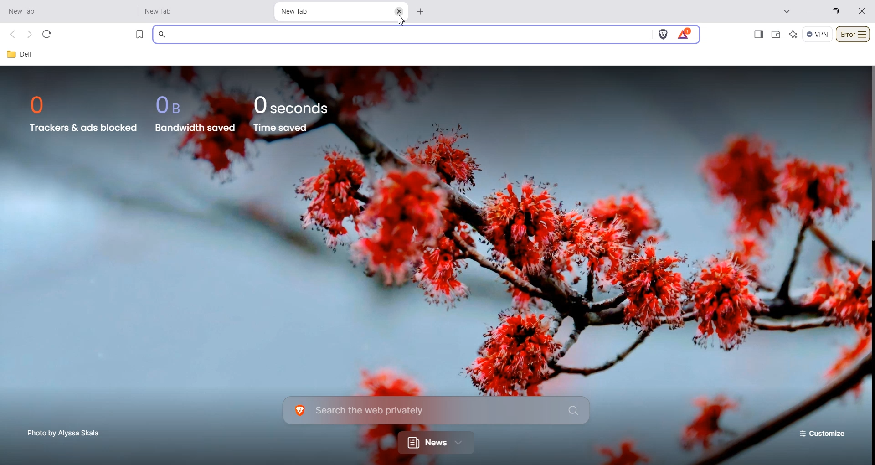 The height and width of the screenshot is (465, 875). What do you see at coordinates (437, 442) in the screenshot?
I see `News` at bounding box center [437, 442].